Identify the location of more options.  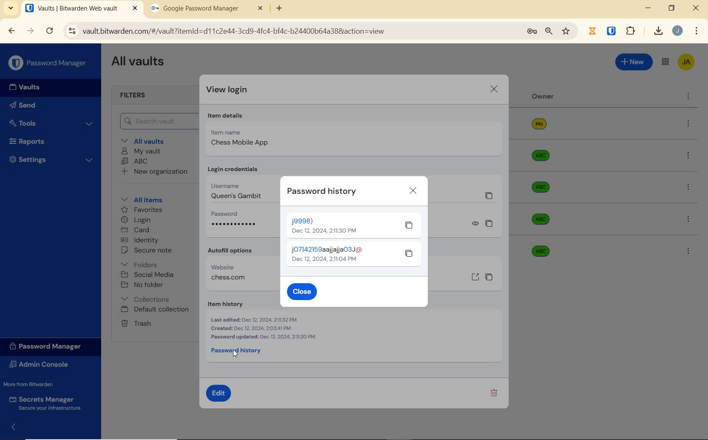
(687, 186).